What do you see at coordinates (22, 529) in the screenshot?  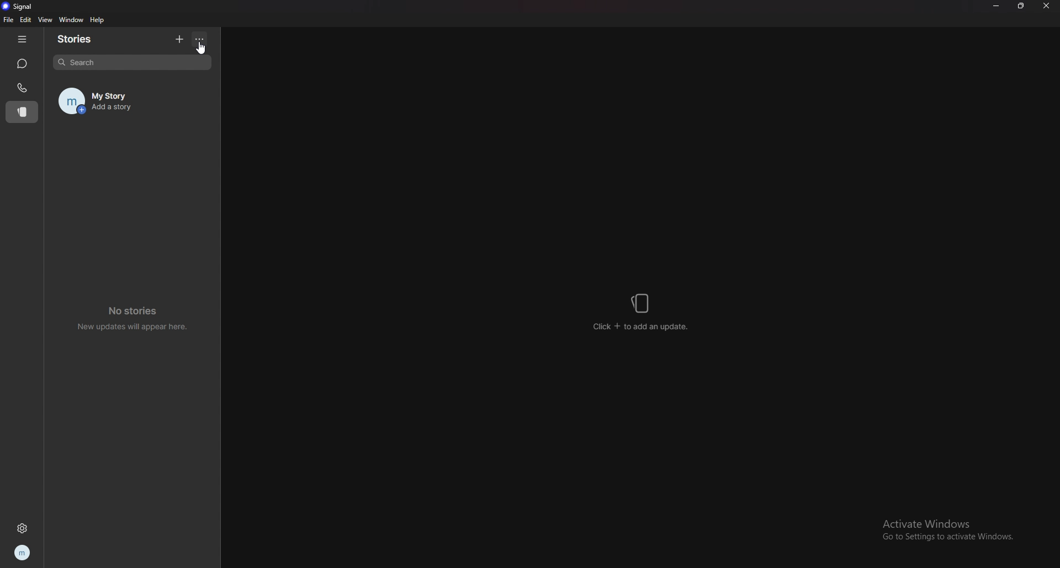 I see `settings` at bounding box center [22, 529].